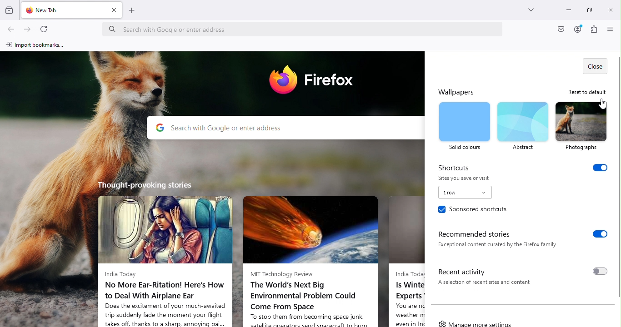 The width and height of the screenshot is (621, 327). I want to click on New articles, so click(165, 253).